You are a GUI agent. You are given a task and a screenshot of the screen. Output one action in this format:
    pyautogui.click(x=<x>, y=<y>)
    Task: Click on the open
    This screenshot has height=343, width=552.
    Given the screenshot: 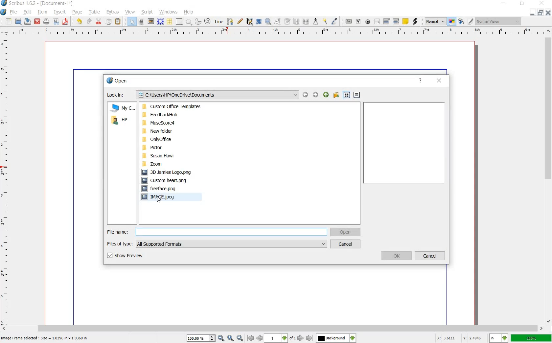 What is the action you would take?
    pyautogui.click(x=120, y=80)
    